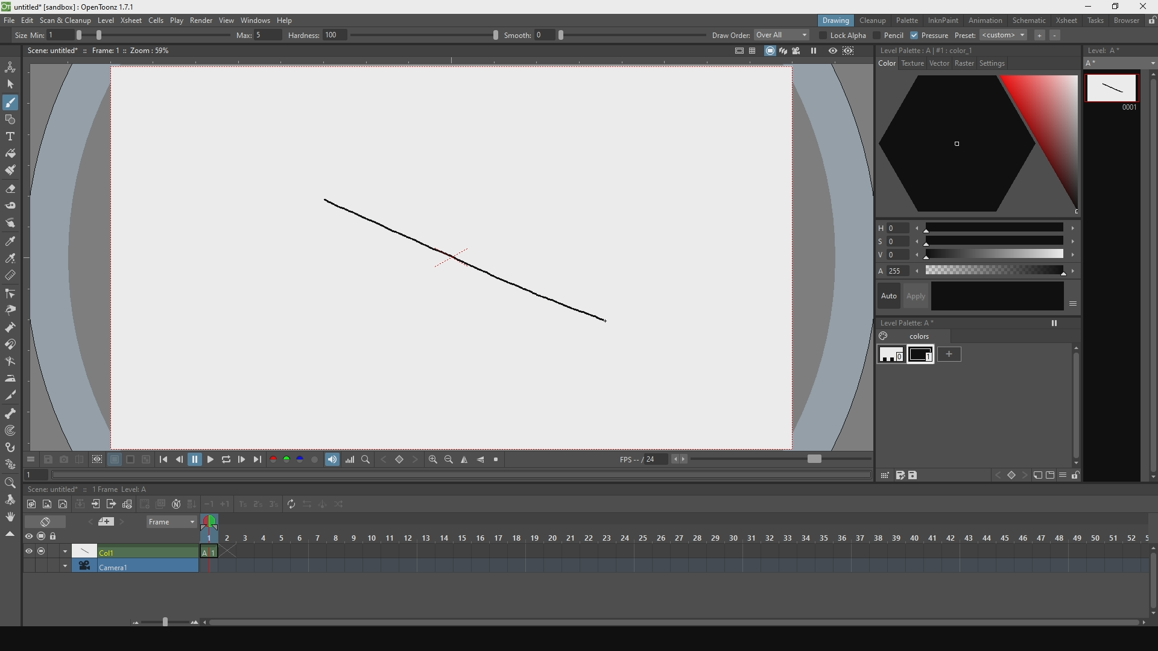 The image size is (1158, 651). I want to click on color , so click(979, 272).